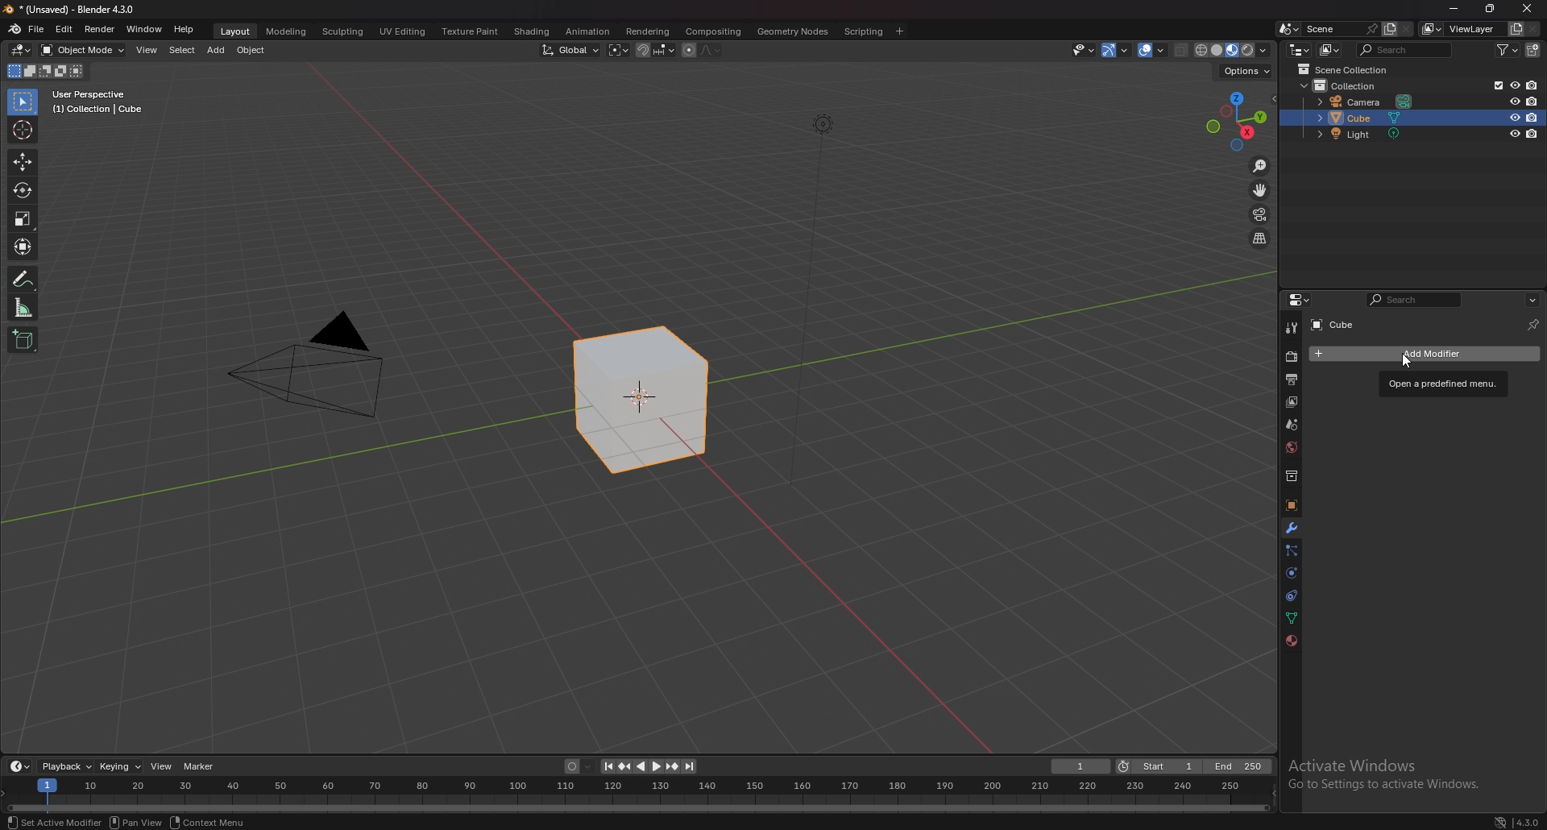 The height and width of the screenshot is (830, 1547). What do you see at coordinates (1350, 69) in the screenshot?
I see `scene collection` at bounding box center [1350, 69].